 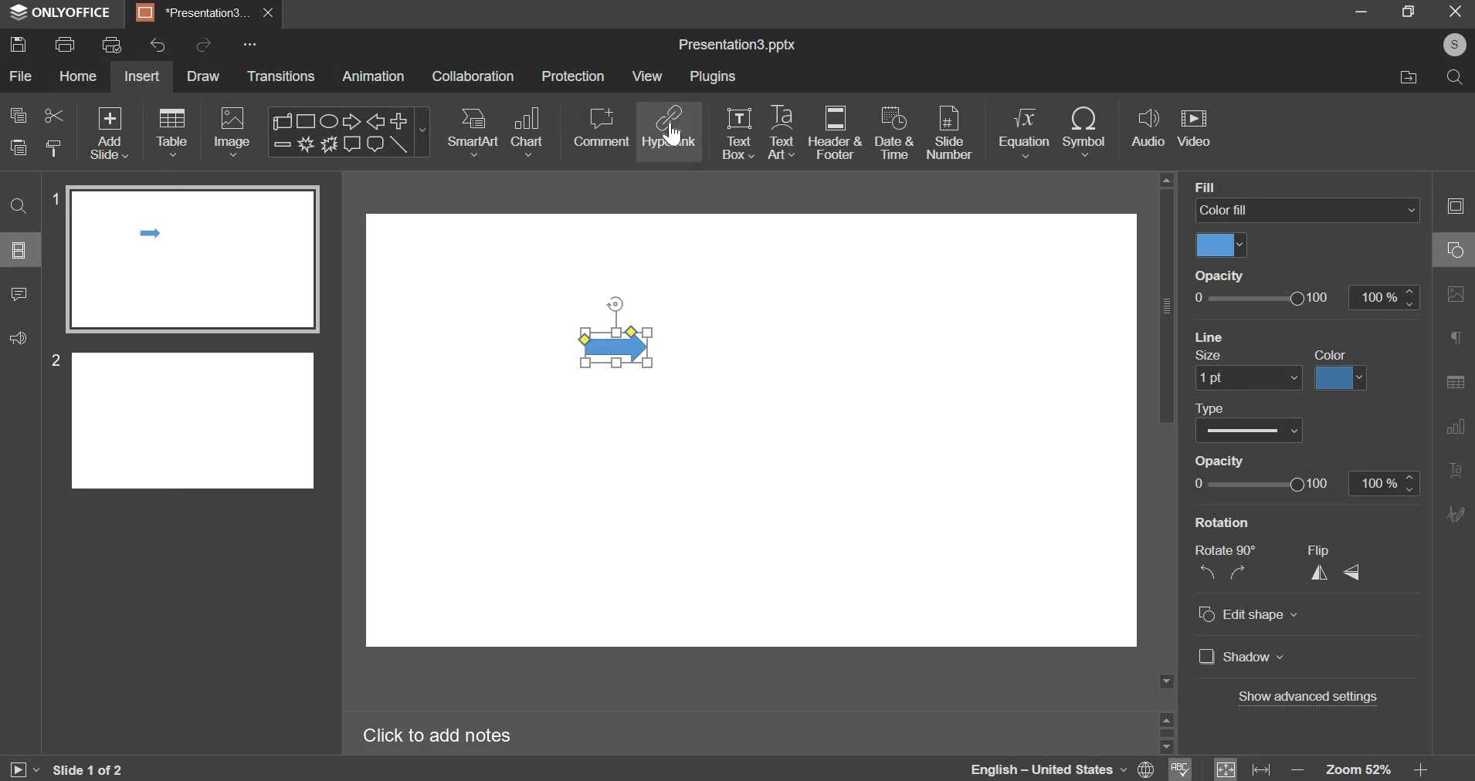 I want to click on left arrow, so click(x=375, y=121).